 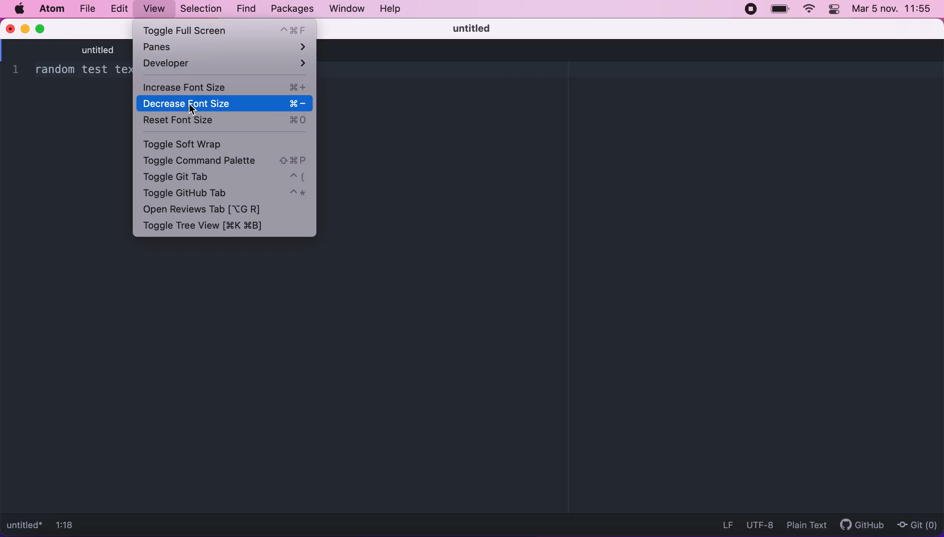 What do you see at coordinates (223, 86) in the screenshot?
I see `increase font size` at bounding box center [223, 86].